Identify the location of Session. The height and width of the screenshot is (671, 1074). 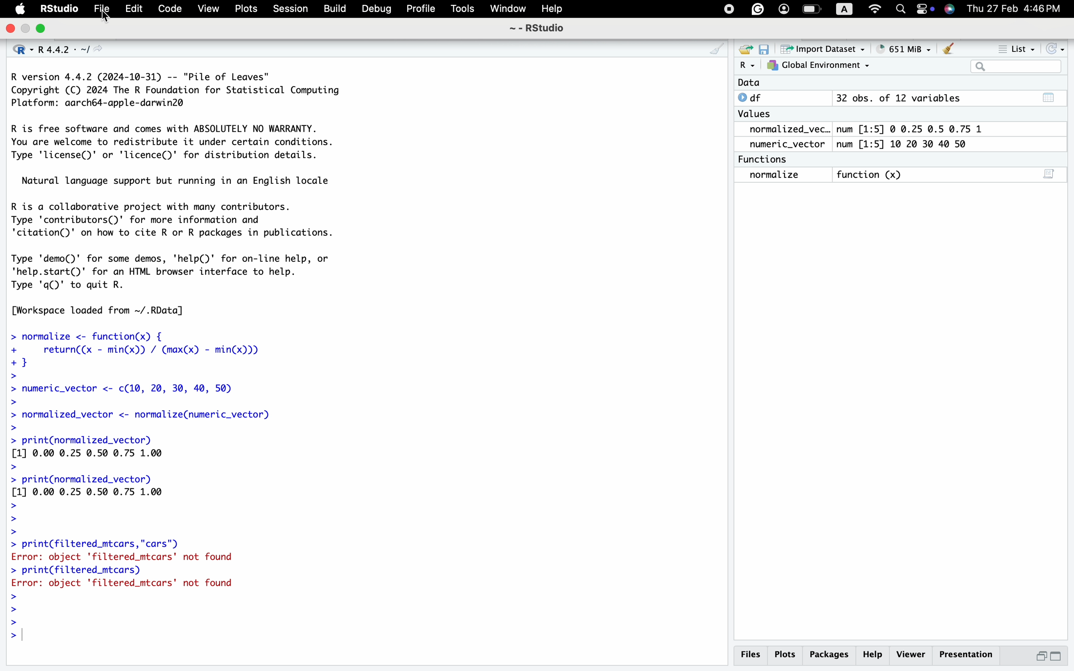
(290, 11).